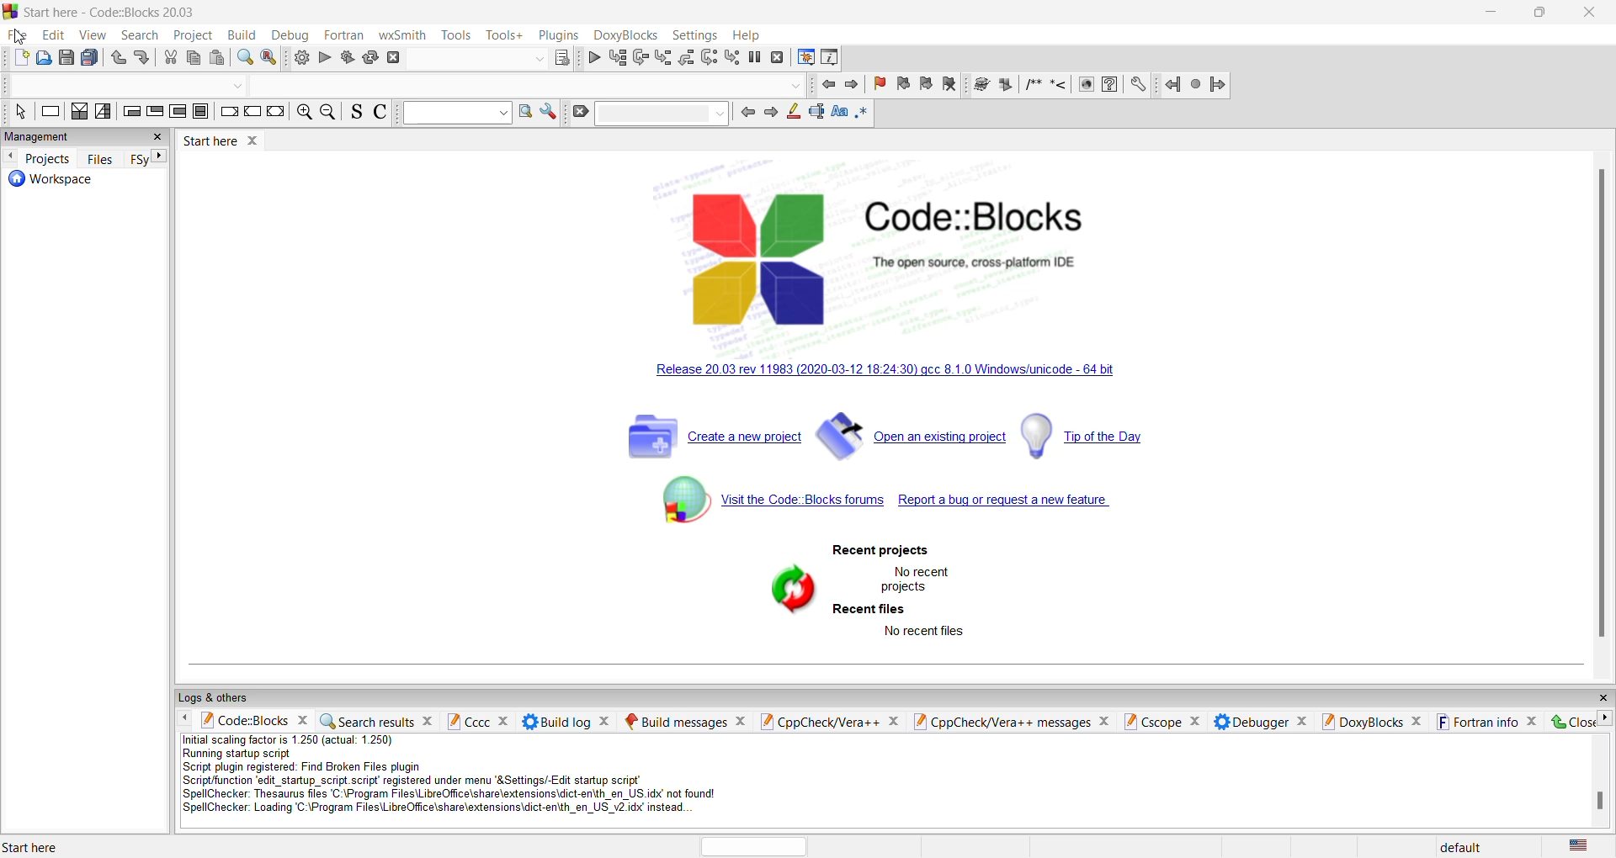  Describe the element at coordinates (841, 112) in the screenshot. I see `match case` at that location.